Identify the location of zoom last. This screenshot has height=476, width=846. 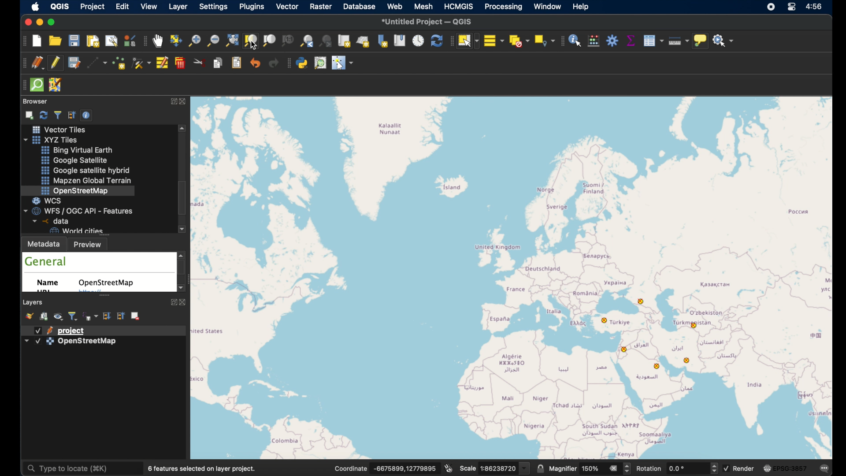
(305, 41).